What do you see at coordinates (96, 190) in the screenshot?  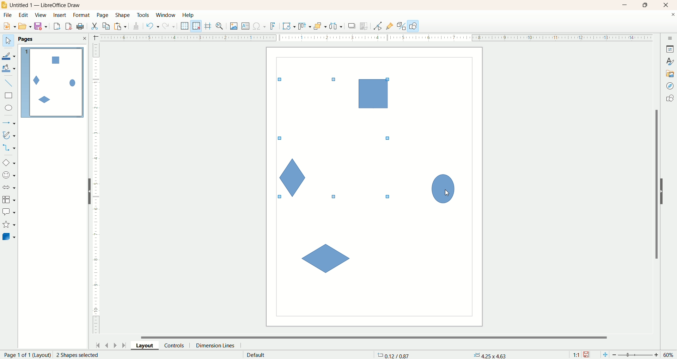 I see `scale bar` at bounding box center [96, 190].